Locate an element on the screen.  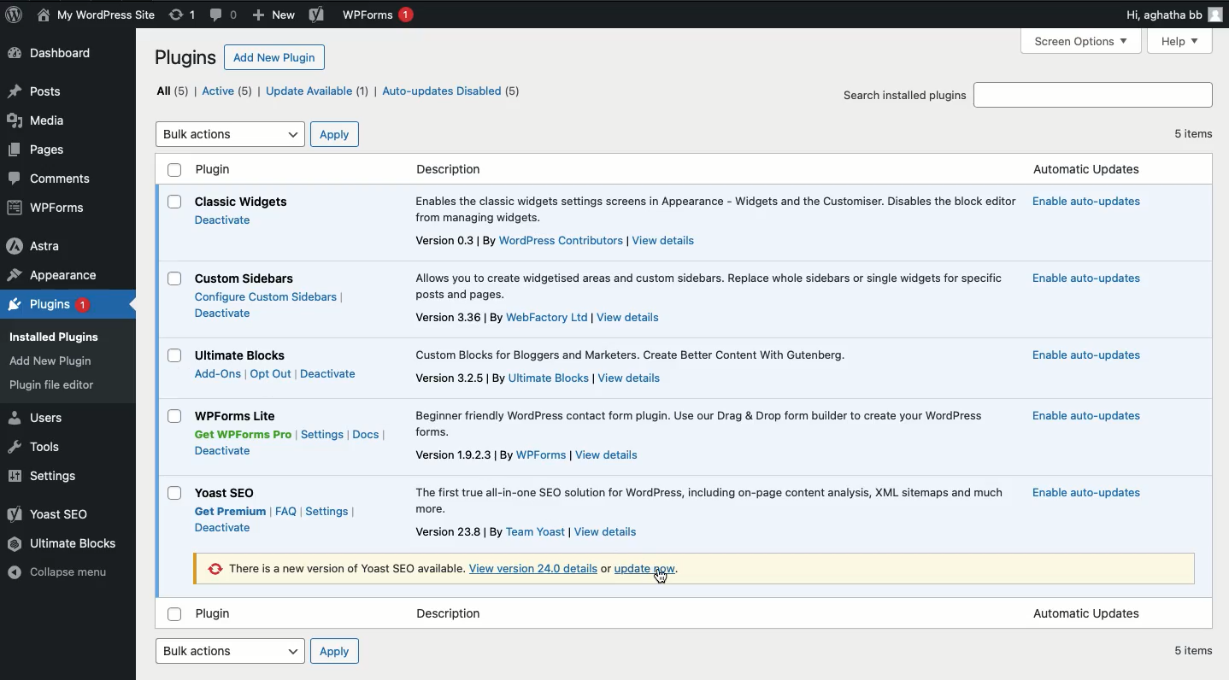
Checkbox is located at coordinates (175, 355).